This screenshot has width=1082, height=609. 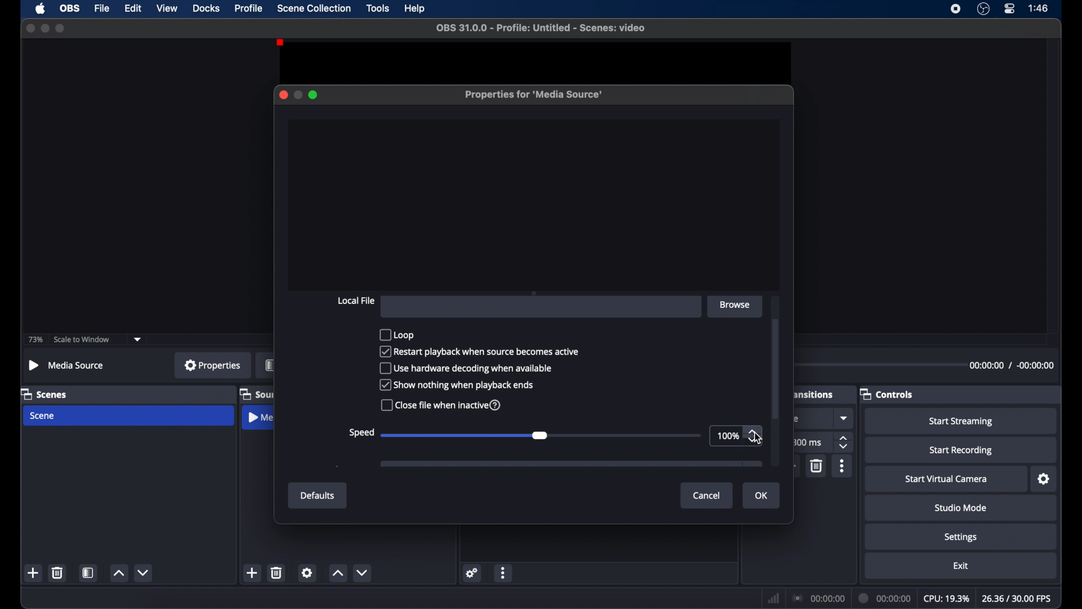 What do you see at coordinates (269, 365) in the screenshot?
I see `obscure label` at bounding box center [269, 365].